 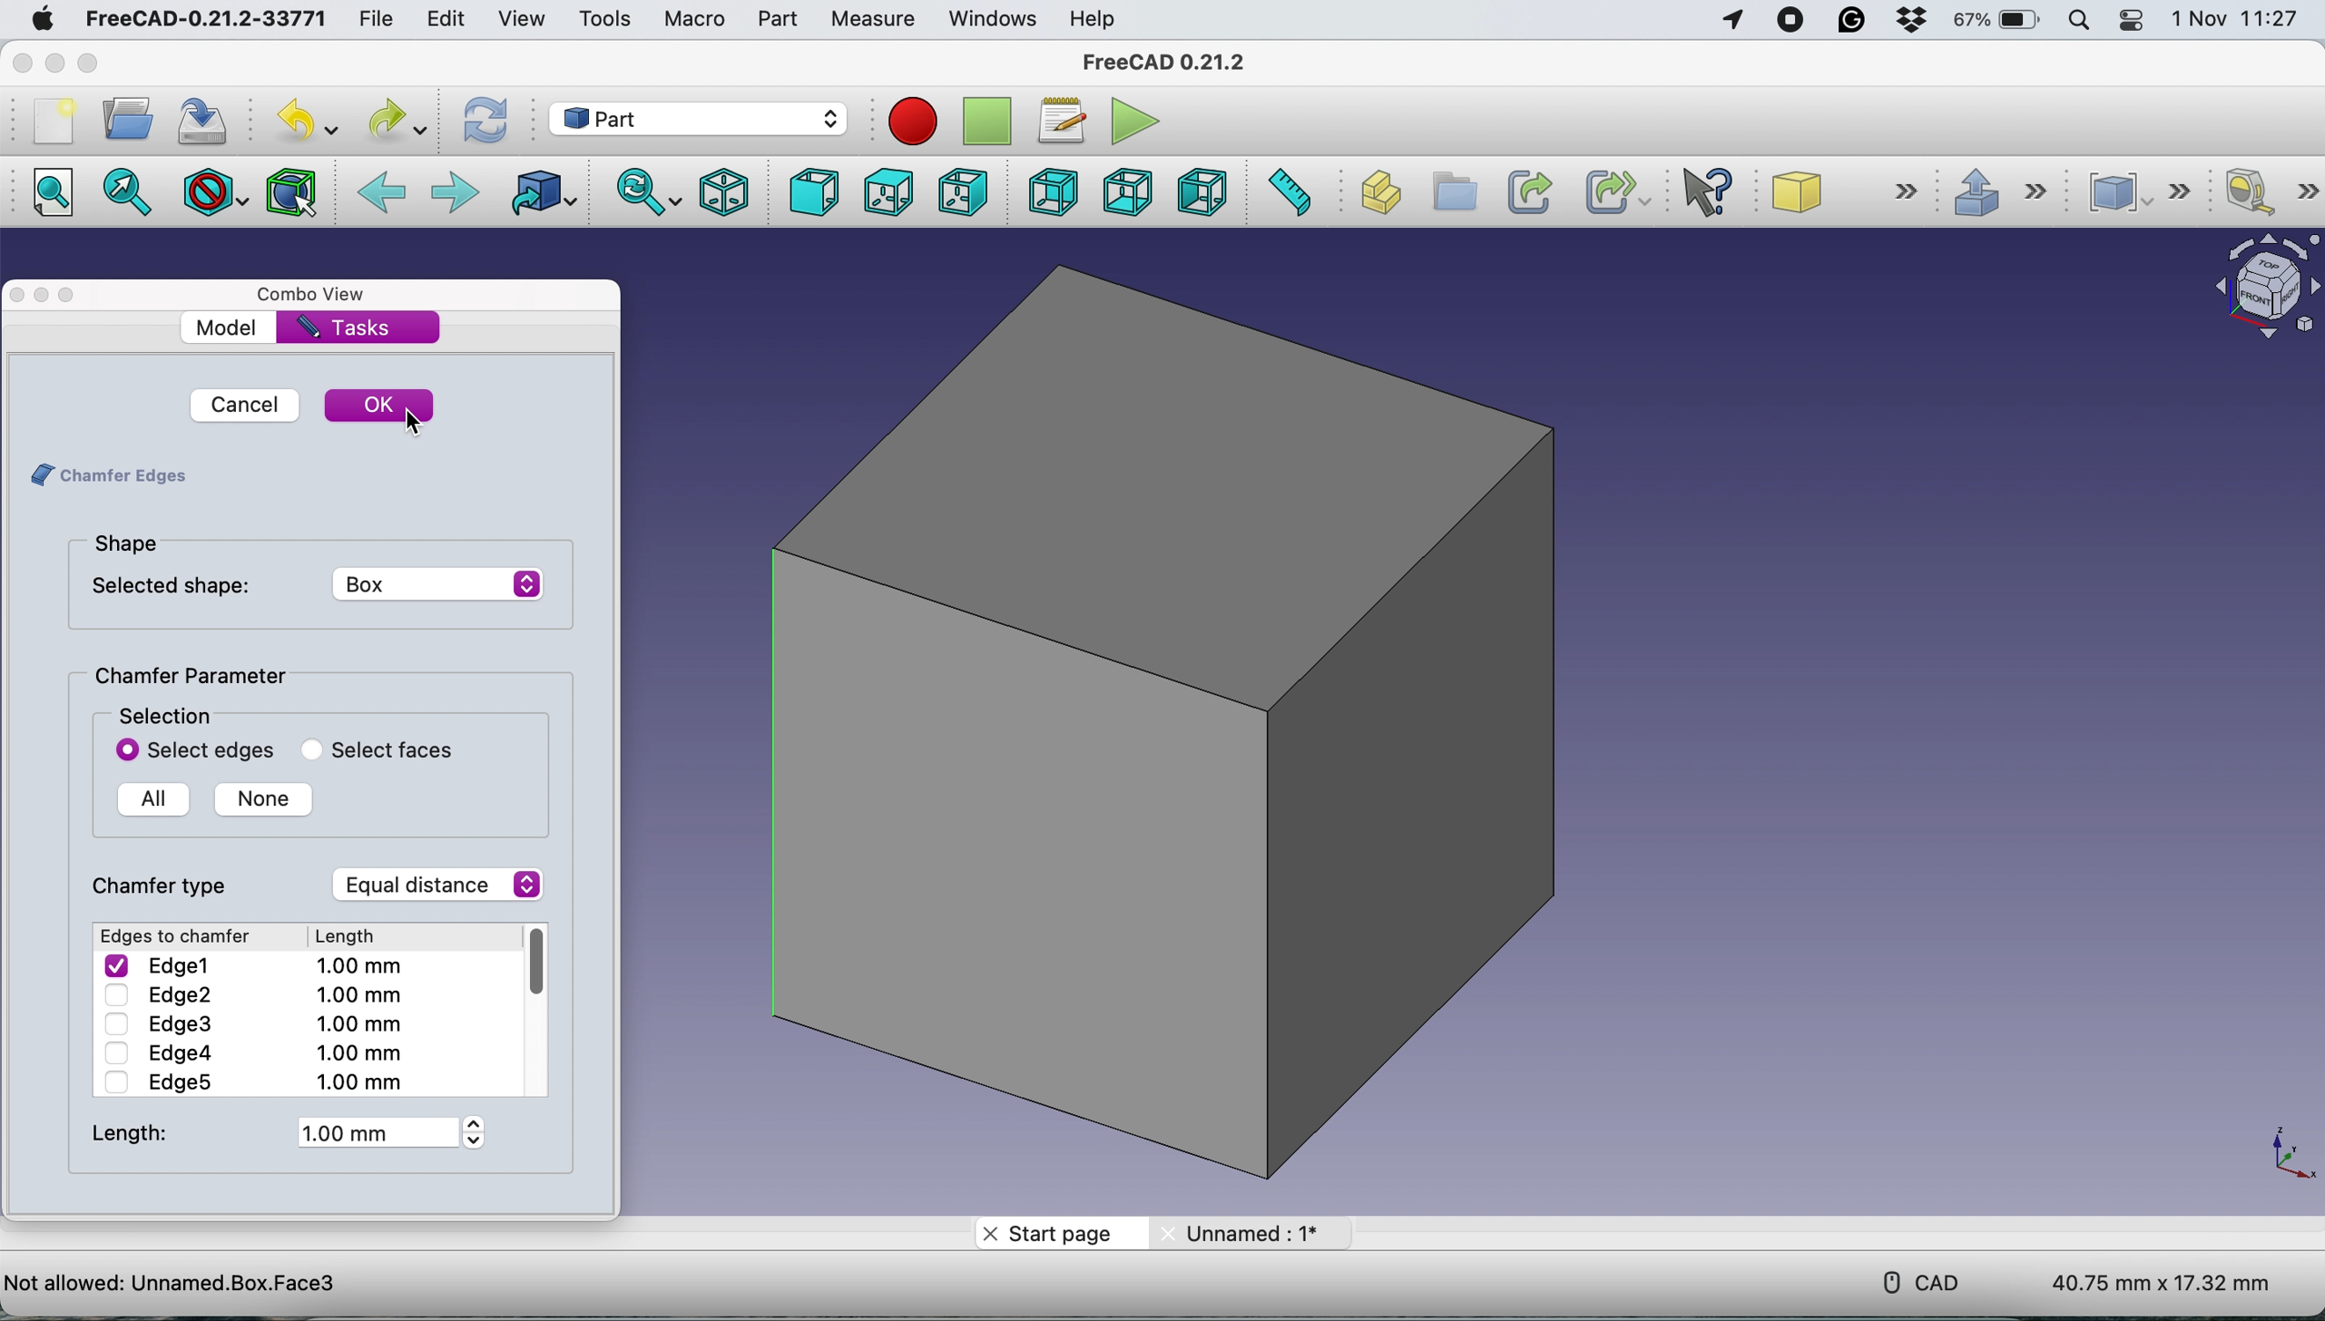 I want to click on top, so click(x=886, y=192).